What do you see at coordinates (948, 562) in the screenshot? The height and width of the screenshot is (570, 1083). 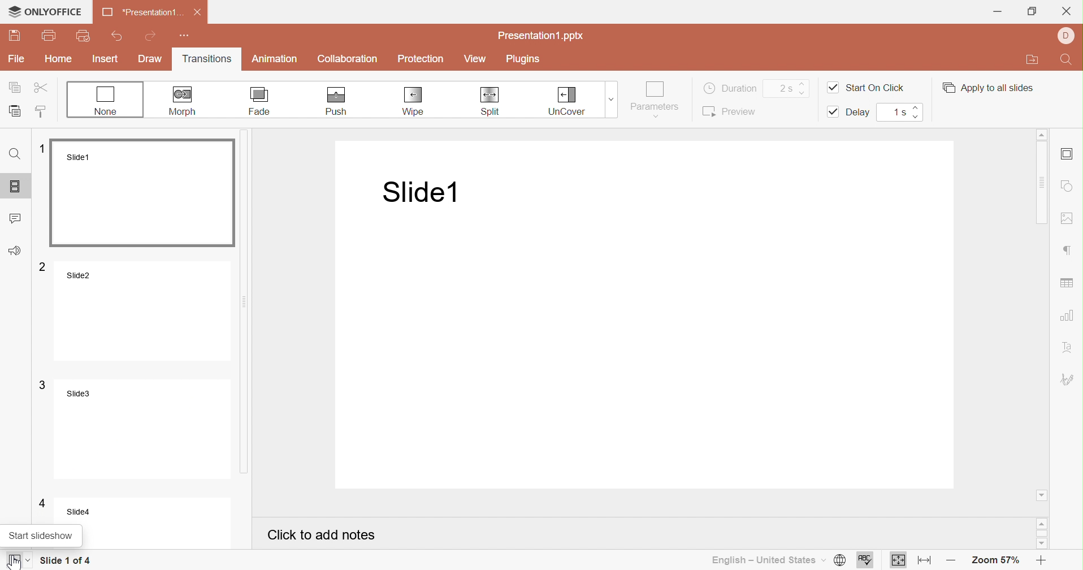 I see `Zoom out` at bounding box center [948, 562].